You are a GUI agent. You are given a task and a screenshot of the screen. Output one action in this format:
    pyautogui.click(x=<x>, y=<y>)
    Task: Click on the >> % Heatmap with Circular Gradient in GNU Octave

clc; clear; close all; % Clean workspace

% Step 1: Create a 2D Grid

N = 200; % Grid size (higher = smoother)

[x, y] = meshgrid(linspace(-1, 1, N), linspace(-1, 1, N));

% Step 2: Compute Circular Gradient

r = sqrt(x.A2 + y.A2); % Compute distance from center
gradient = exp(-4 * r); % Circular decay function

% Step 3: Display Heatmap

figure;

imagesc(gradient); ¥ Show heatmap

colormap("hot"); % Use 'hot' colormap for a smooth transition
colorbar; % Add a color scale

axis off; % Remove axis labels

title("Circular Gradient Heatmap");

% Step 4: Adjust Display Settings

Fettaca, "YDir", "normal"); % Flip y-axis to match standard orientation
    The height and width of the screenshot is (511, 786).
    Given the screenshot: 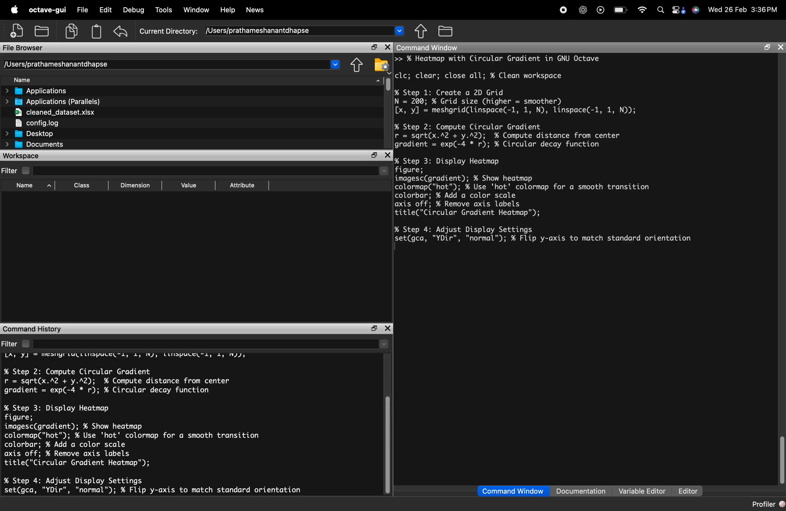 What is the action you would take?
    pyautogui.click(x=551, y=152)
    